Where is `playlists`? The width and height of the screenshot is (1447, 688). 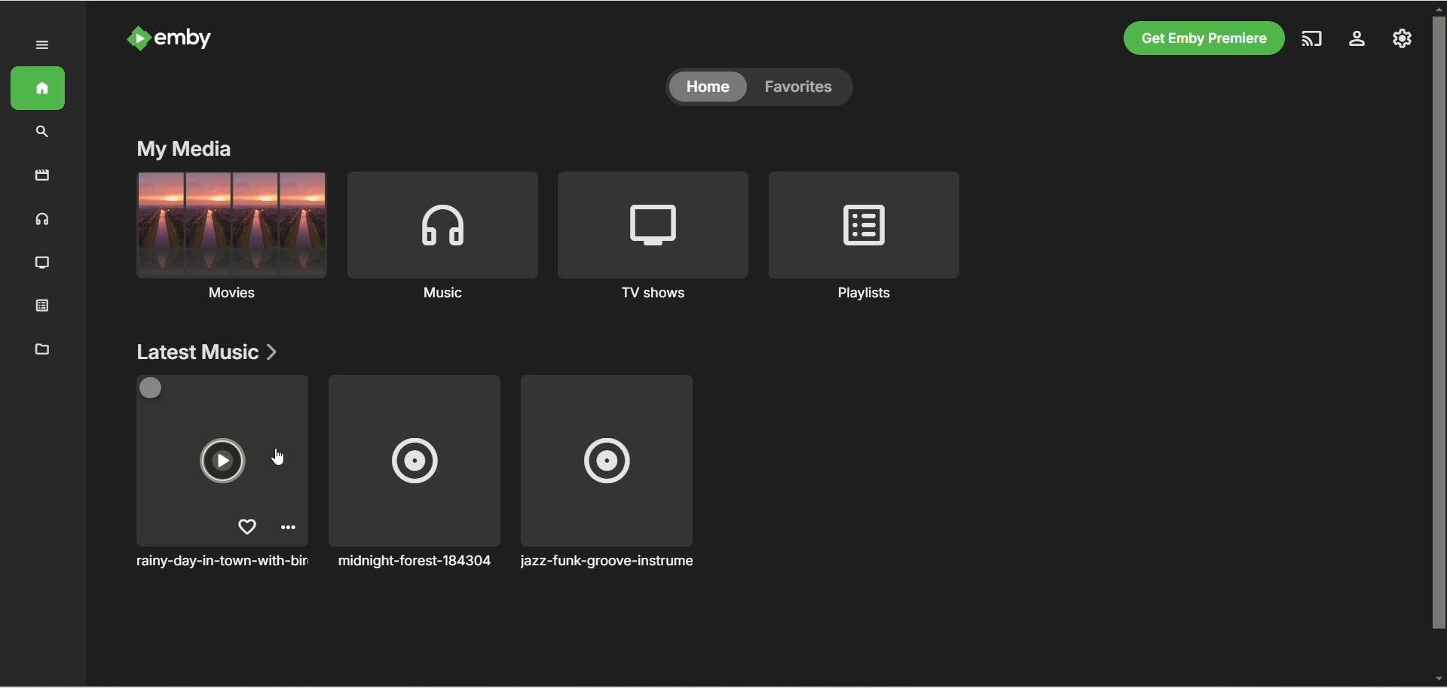
playlists is located at coordinates (870, 236).